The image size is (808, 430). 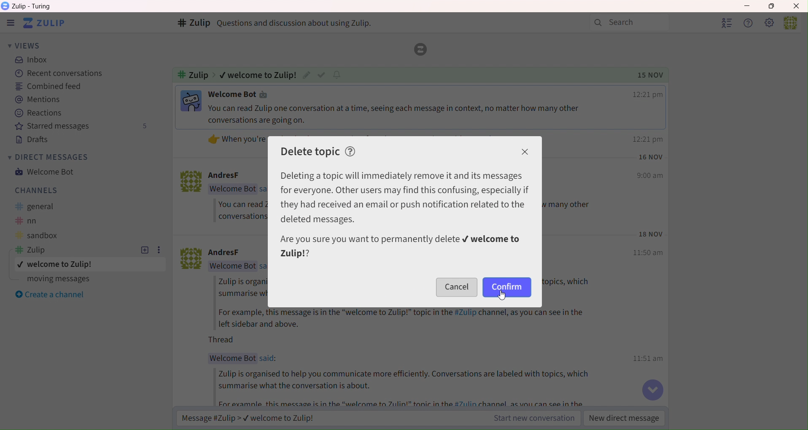 What do you see at coordinates (400, 246) in the screenshot?
I see `Text` at bounding box center [400, 246].